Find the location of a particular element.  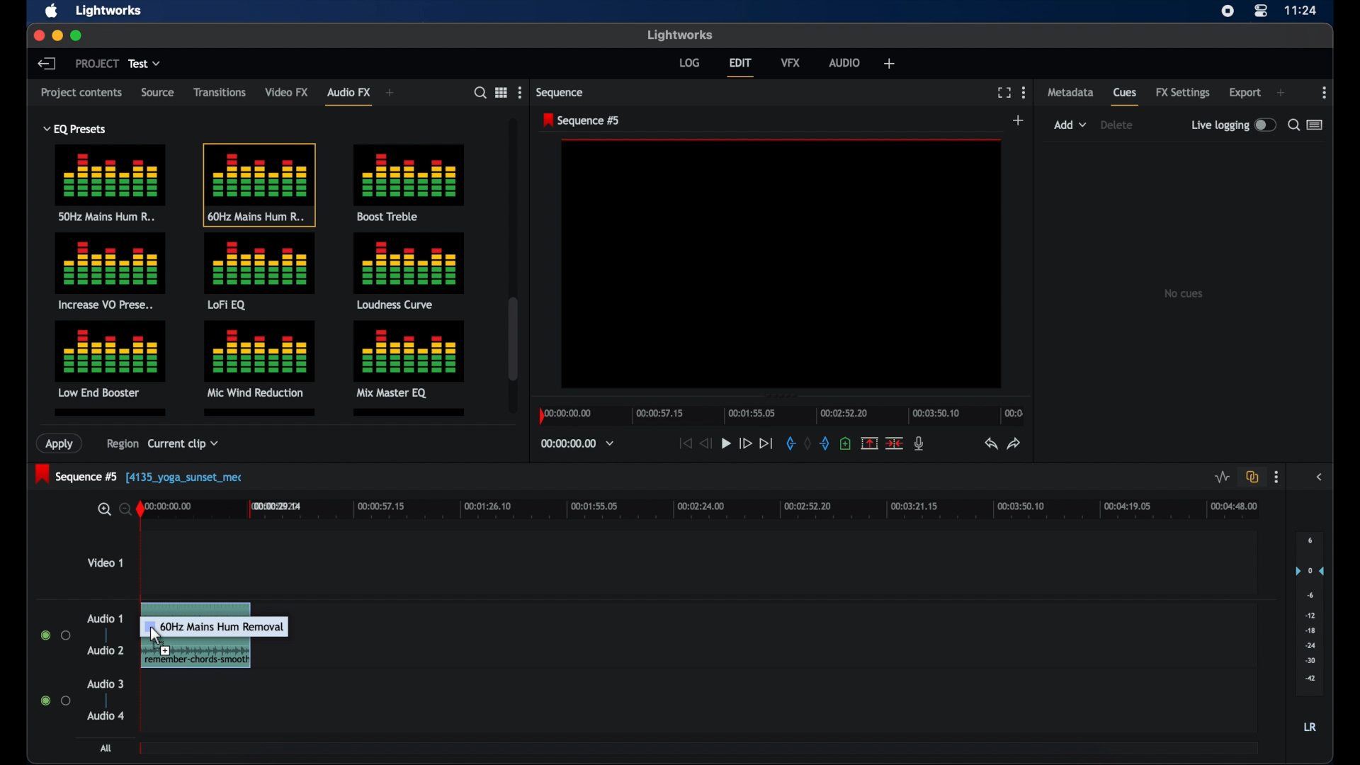

sequence is located at coordinates (581, 120).